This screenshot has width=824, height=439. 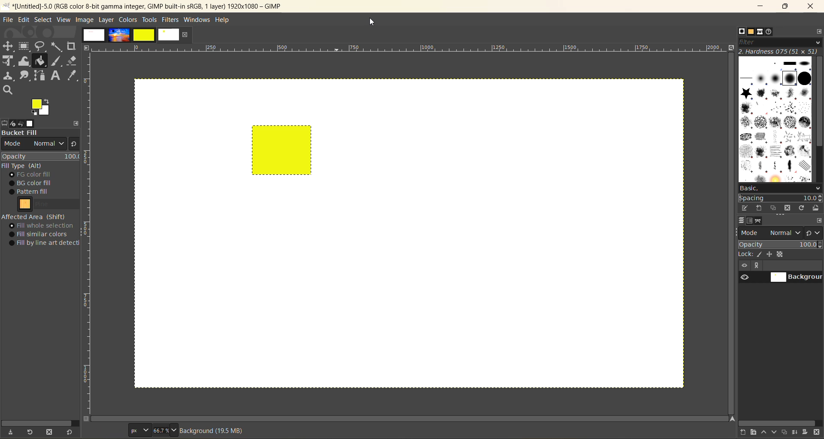 I want to click on edit, so click(x=25, y=20).